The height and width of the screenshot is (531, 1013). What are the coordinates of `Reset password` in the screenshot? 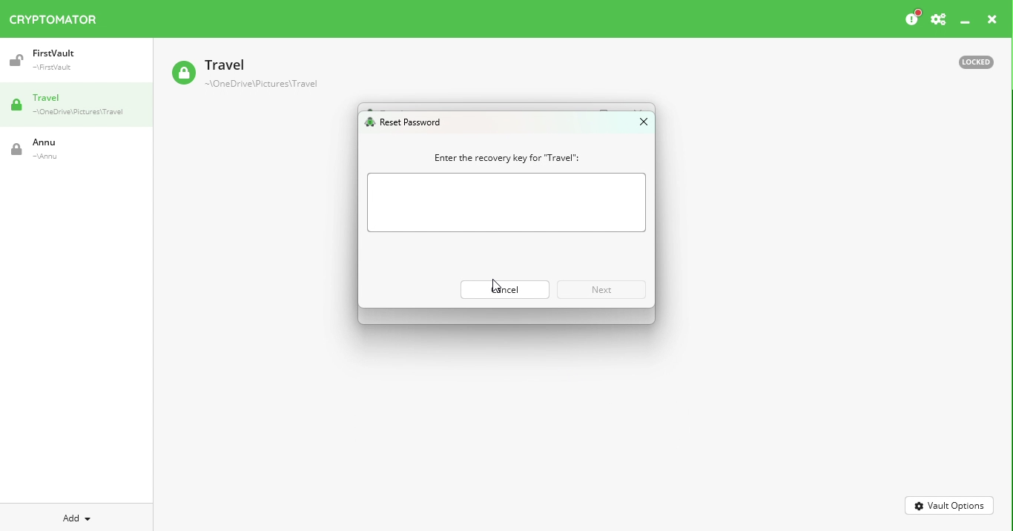 It's located at (407, 123).